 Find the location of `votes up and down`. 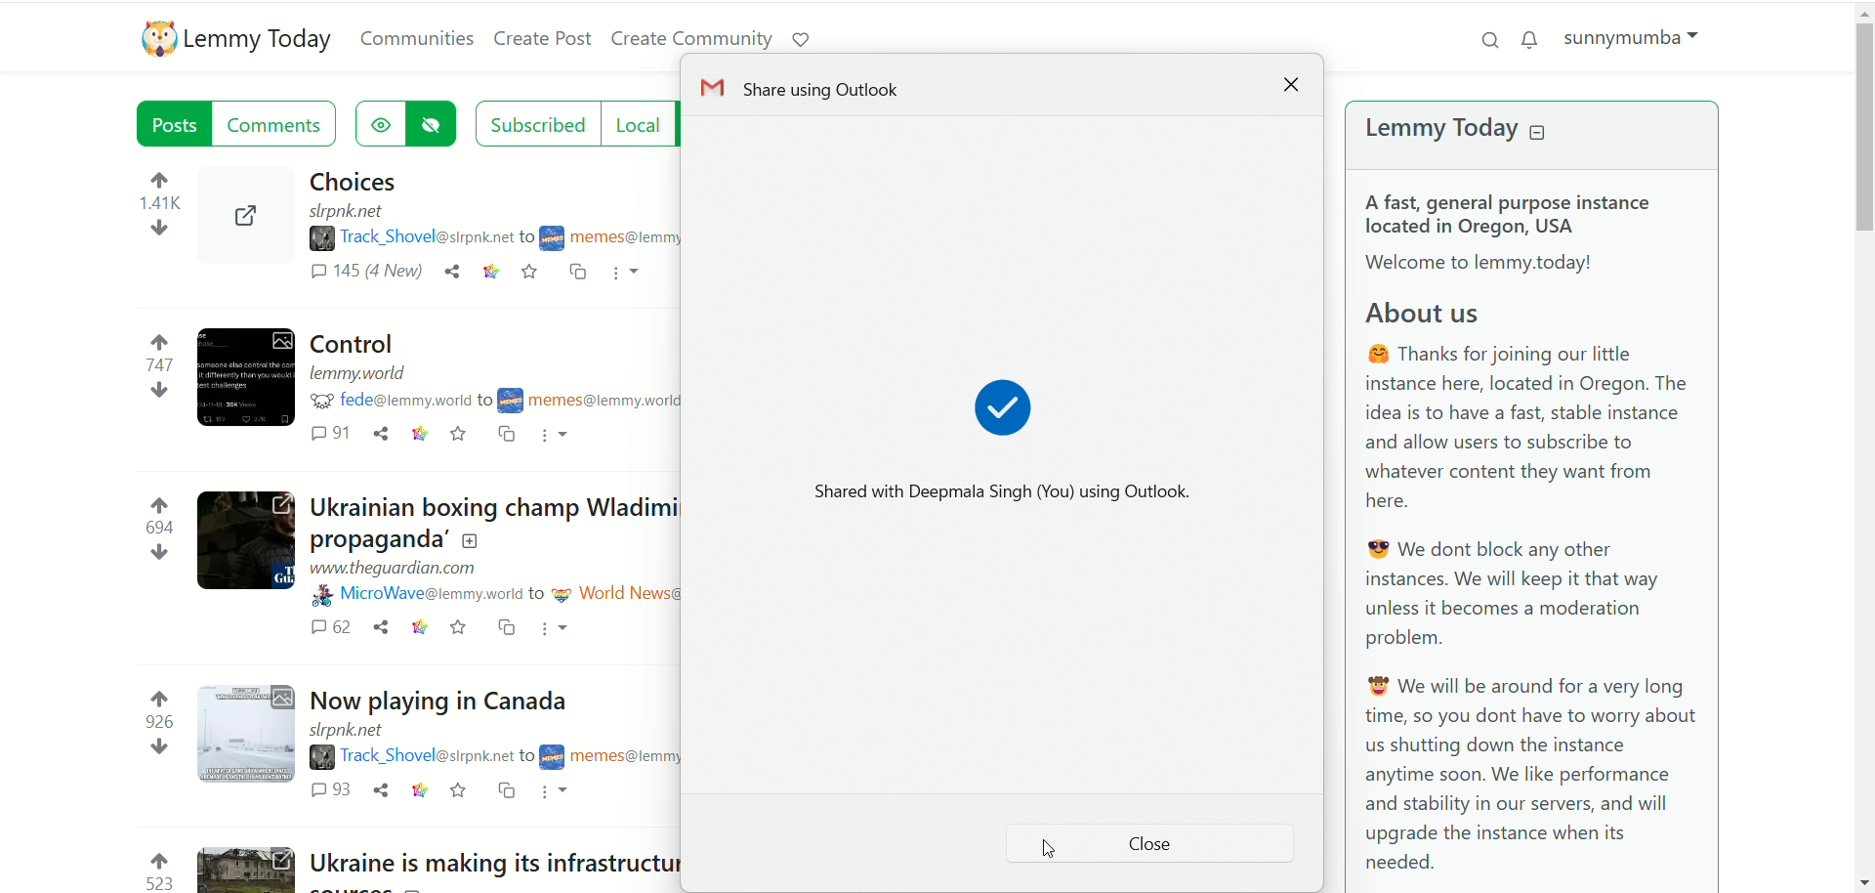

votes up and down is located at coordinates (155, 529).